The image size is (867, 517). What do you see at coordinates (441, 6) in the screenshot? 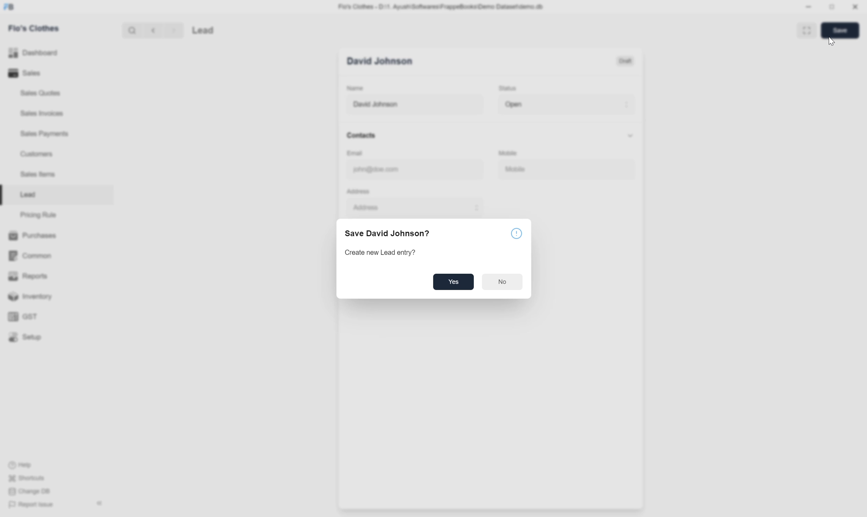
I see `Flo's Clothes - D:\1. Ayush\Softwares\FrappeBooks\Demo Dataset\demo.db` at bounding box center [441, 6].